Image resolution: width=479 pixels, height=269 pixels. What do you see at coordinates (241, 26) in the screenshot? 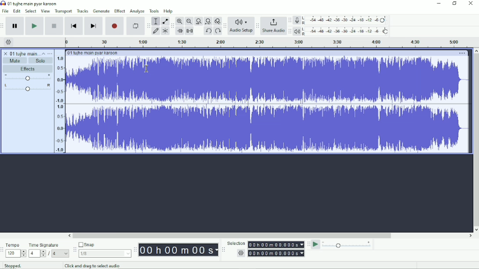
I see `Audio Setup` at bounding box center [241, 26].